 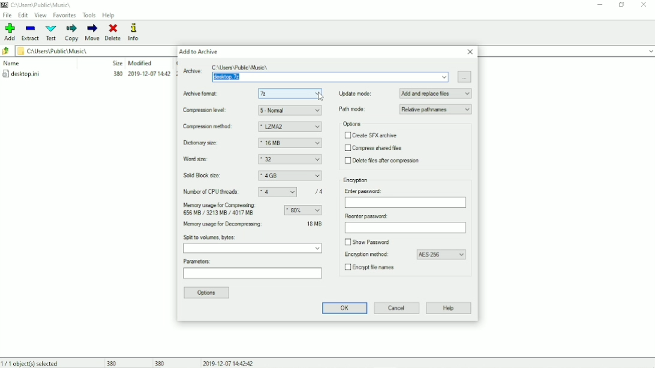 What do you see at coordinates (397, 307) in the screenshot?
I see `Cancel` at bounding box center [397, 307].